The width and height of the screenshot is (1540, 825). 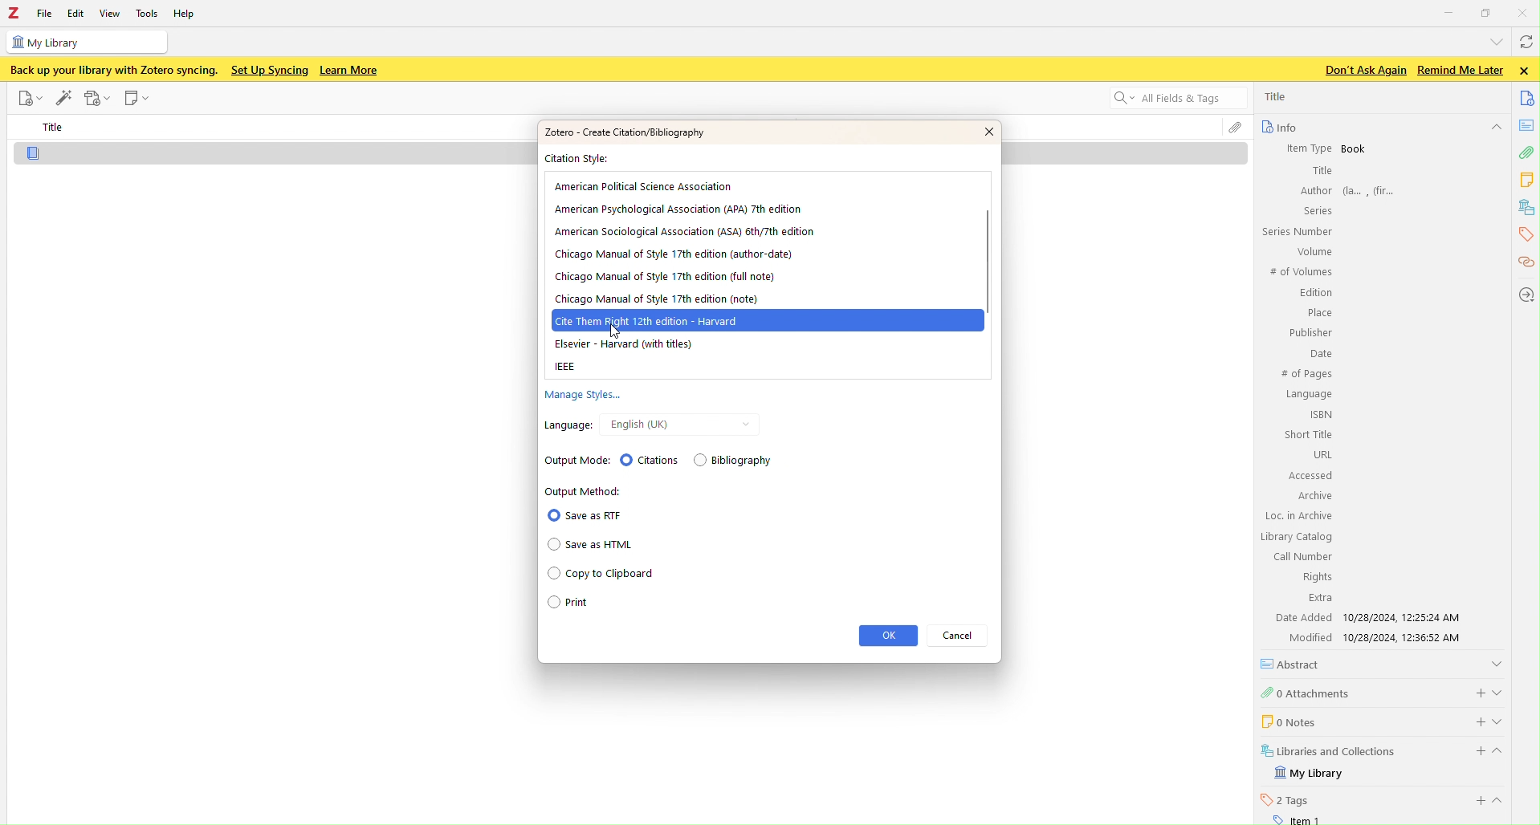 I want to click on Place, so click(x=1318, y=313).